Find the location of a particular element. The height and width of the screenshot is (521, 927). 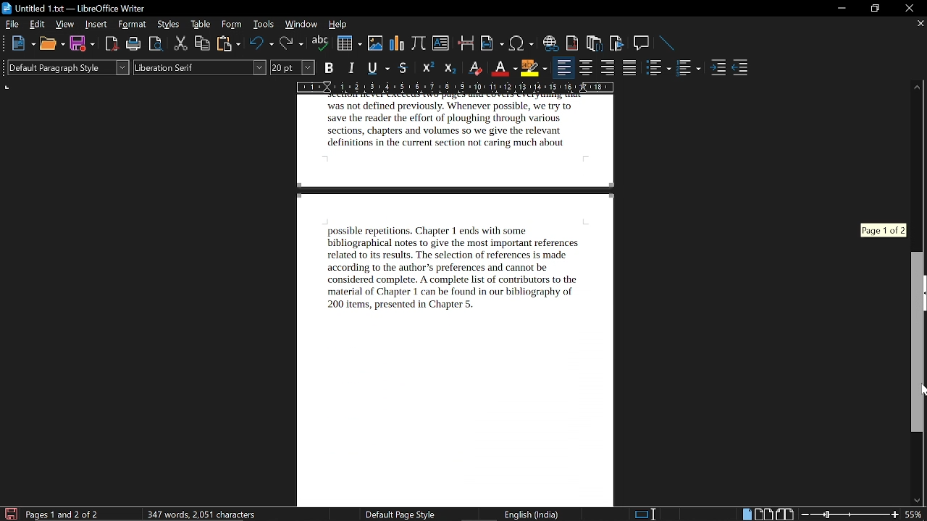

current page is located at coordinates (463, 300).